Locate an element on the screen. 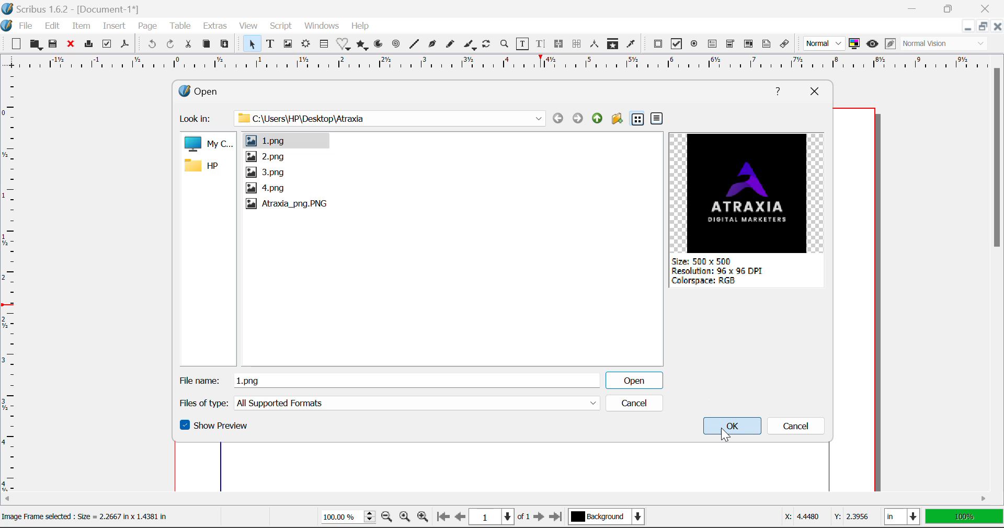  Zoom Out is located at coordinates (387, 518).